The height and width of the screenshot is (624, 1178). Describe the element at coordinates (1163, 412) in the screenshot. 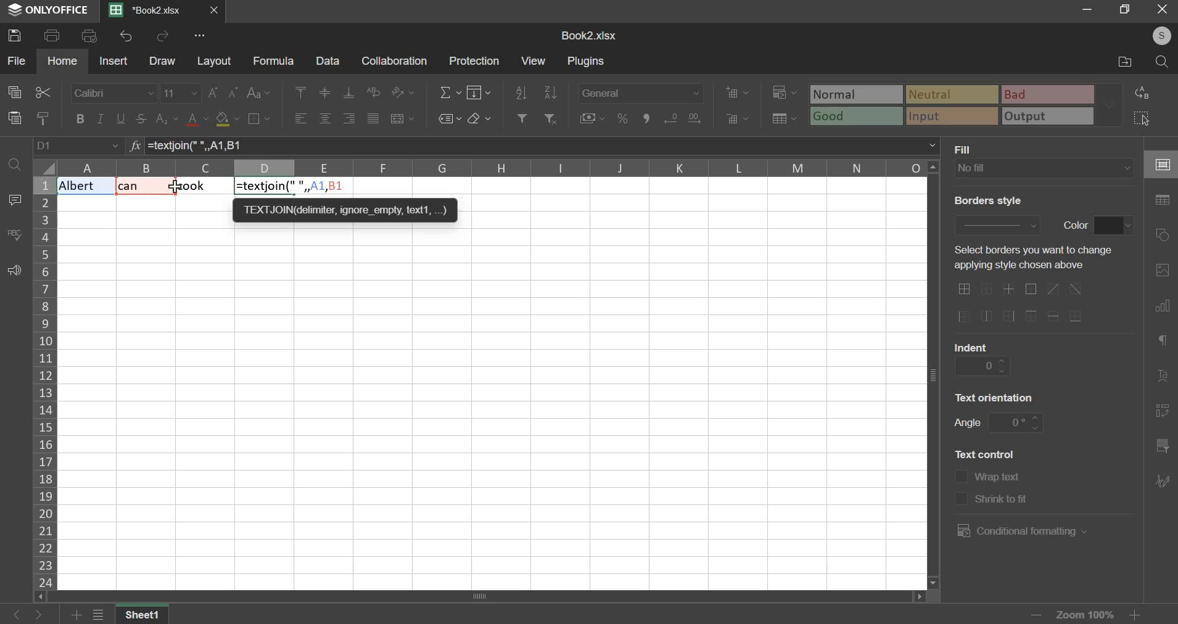

I see `pivot table` at that location.